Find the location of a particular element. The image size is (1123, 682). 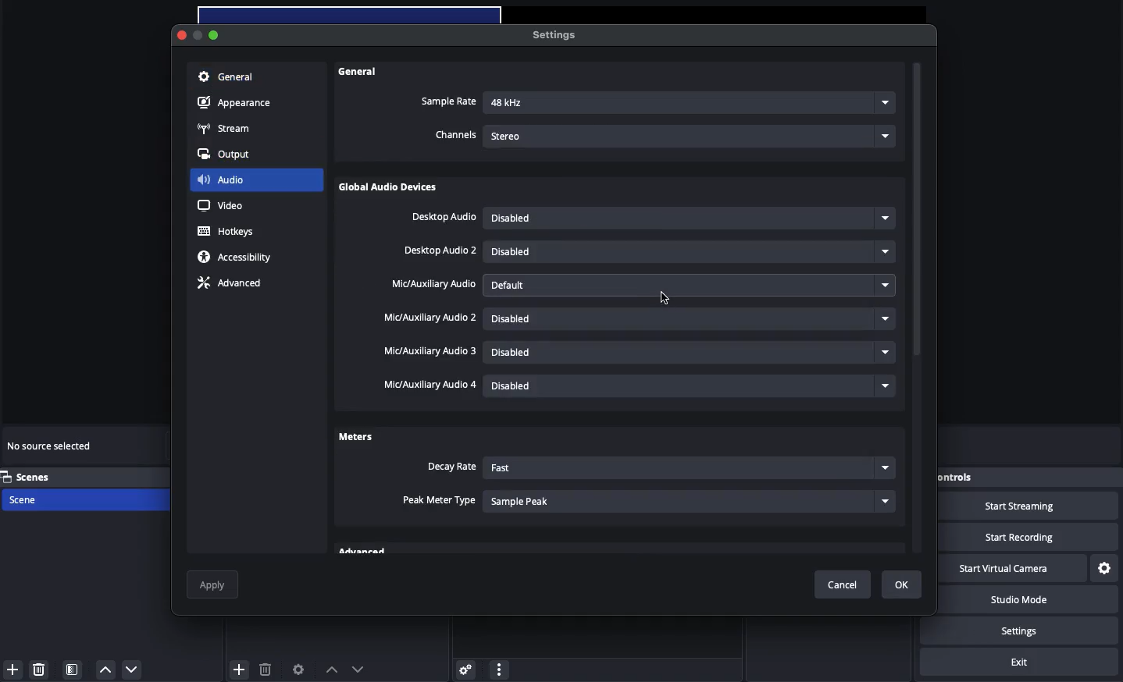

Settings is located at coordinates (463, 669).